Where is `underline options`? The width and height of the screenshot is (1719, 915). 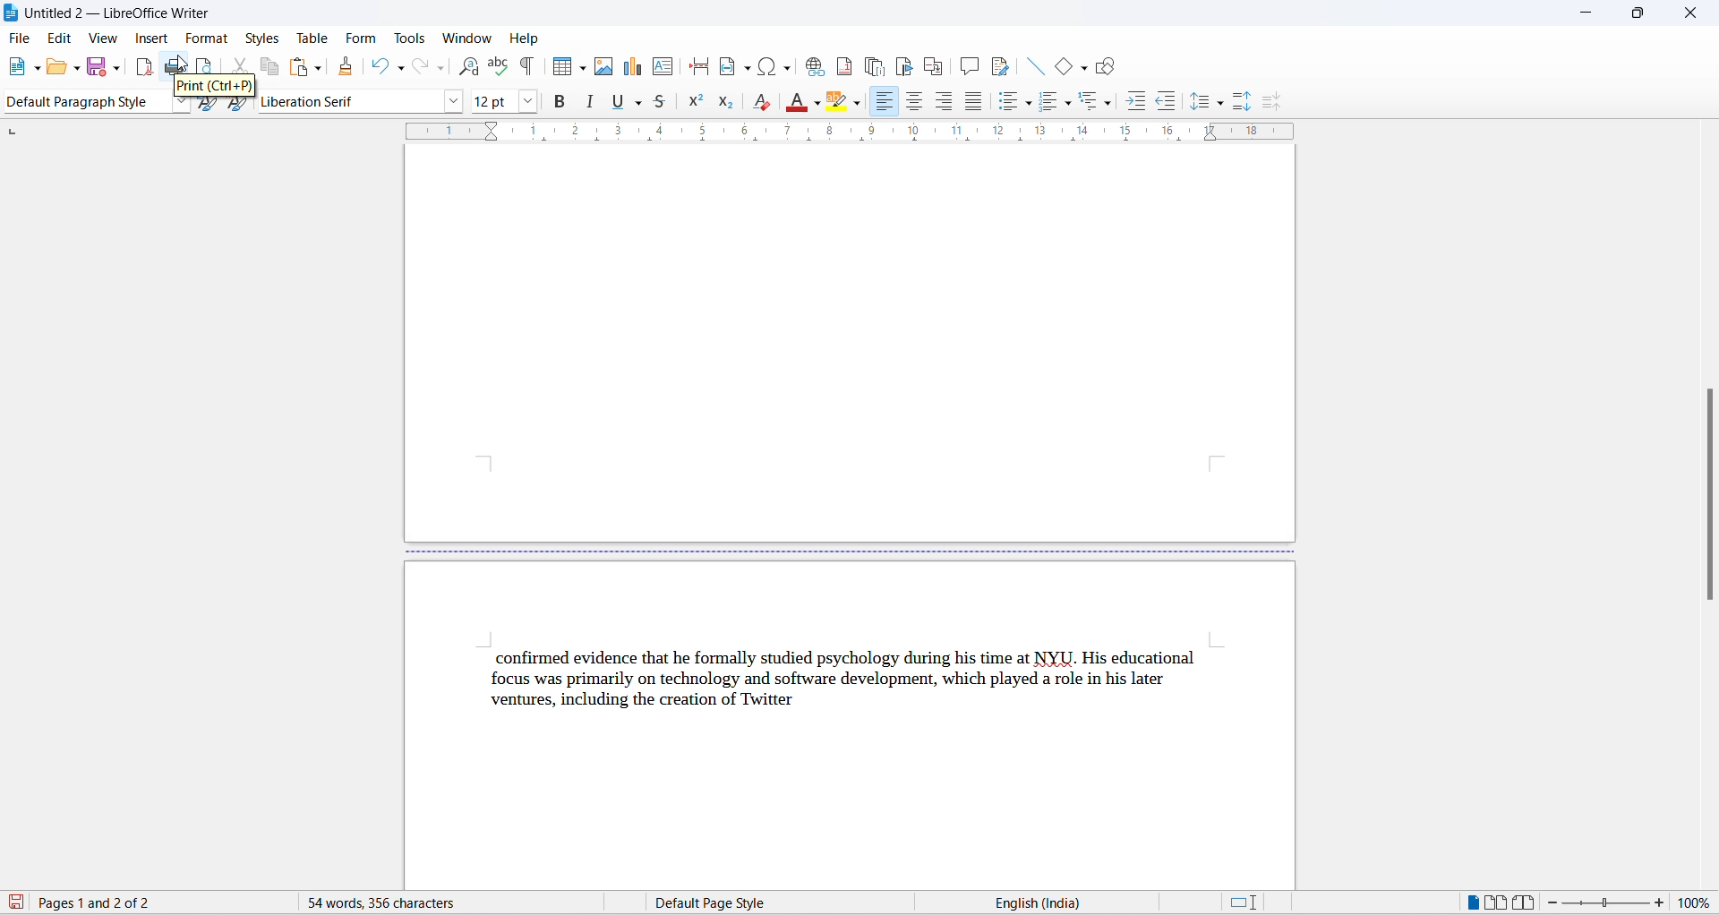 underline options is located at coordinates (638, 101).